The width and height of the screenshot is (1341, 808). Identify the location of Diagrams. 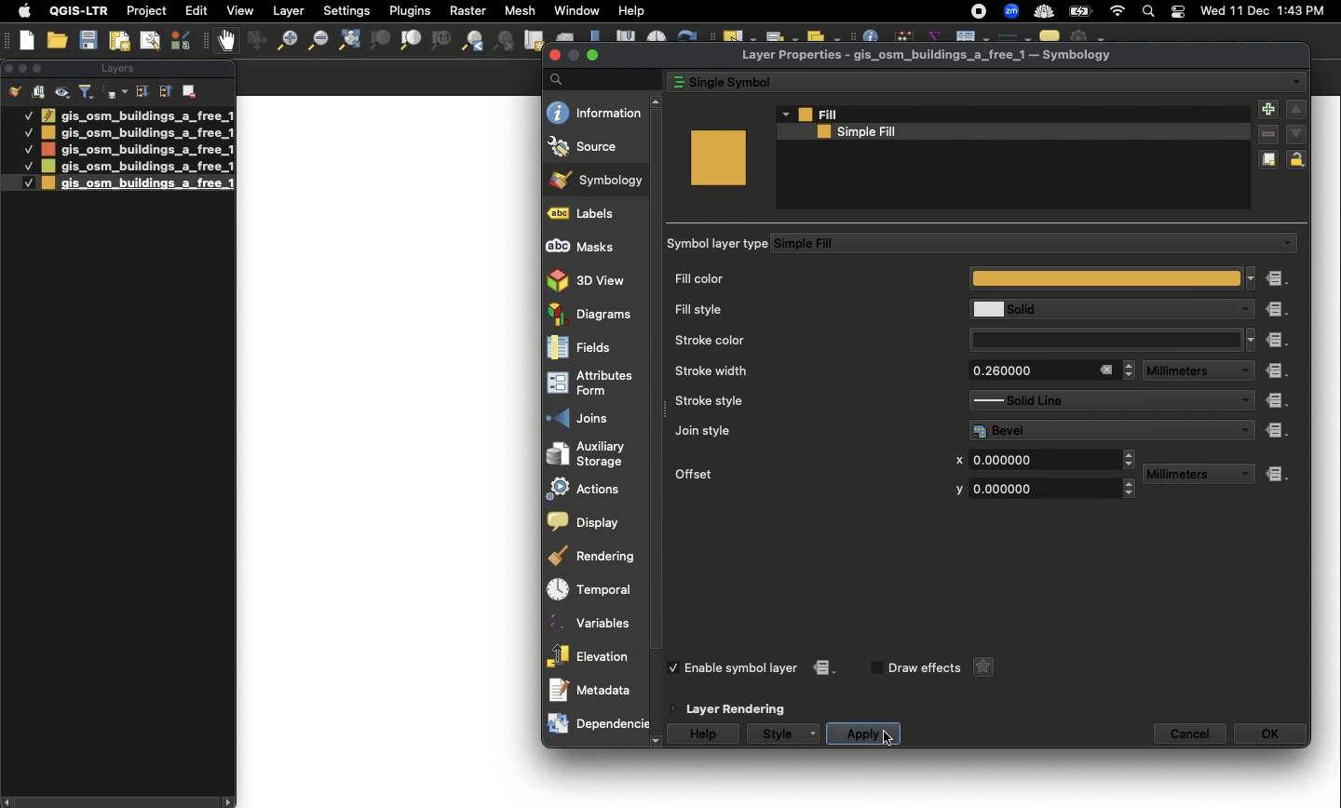
(595, 314).